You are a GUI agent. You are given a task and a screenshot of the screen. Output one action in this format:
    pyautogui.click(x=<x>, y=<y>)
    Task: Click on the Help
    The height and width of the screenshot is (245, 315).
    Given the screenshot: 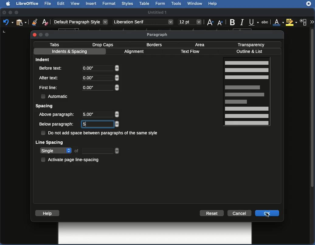 What is the action you would take?
    pyautogui.click(x=47, y=213)
    